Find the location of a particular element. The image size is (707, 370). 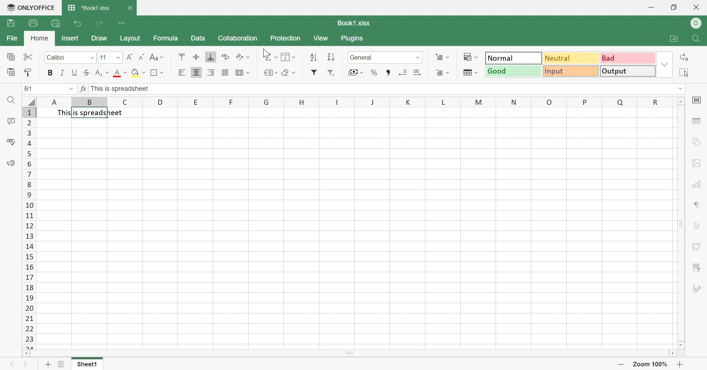

Summation is located at coordinates (267, 56).